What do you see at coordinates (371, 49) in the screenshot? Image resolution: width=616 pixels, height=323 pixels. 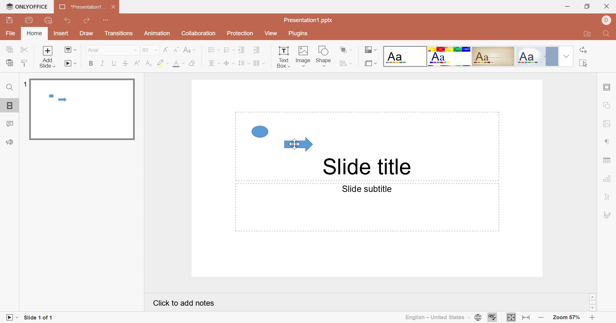 I see `Change color theme` at bounding box center [371, 49].